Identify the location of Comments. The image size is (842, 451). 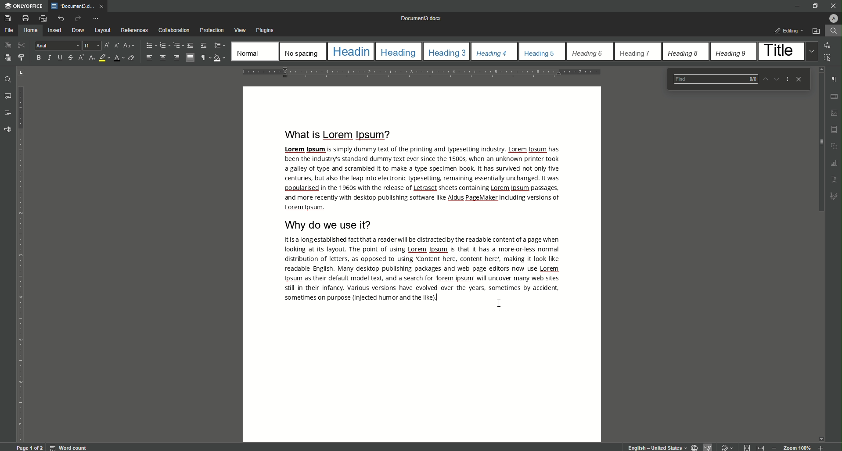
(9, 96).